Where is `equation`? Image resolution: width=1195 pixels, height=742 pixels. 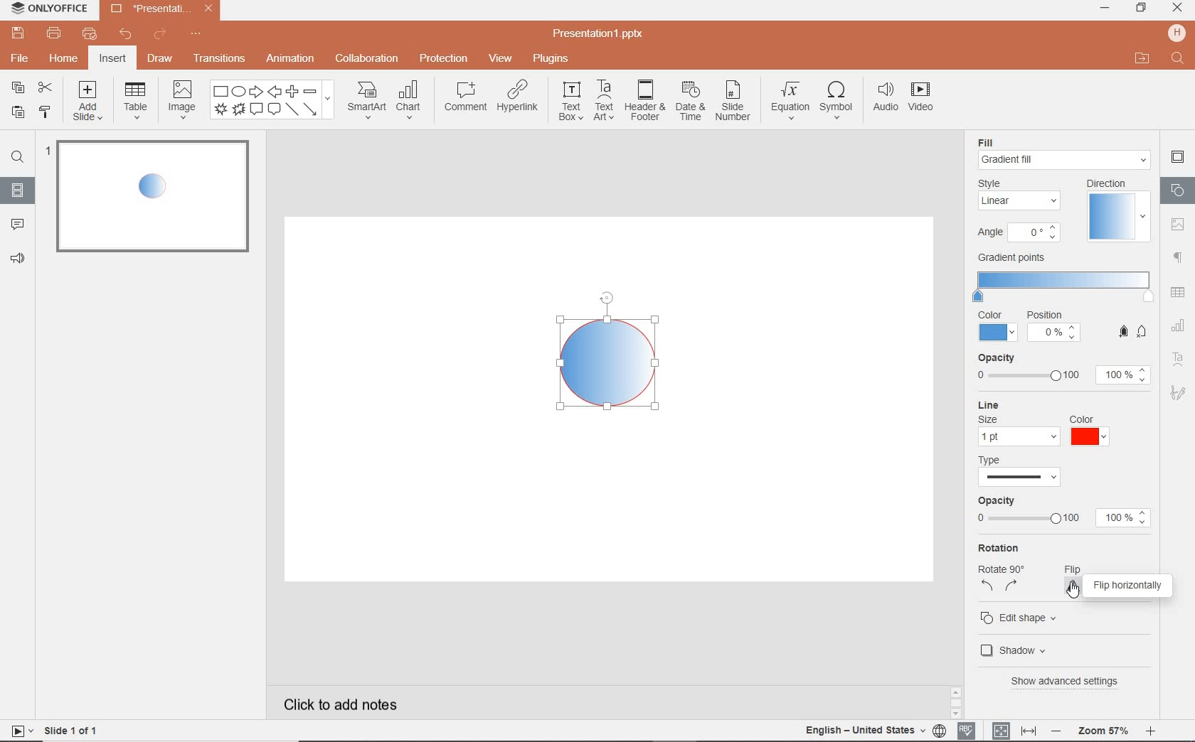 equation is located at coordinates (789, 100).